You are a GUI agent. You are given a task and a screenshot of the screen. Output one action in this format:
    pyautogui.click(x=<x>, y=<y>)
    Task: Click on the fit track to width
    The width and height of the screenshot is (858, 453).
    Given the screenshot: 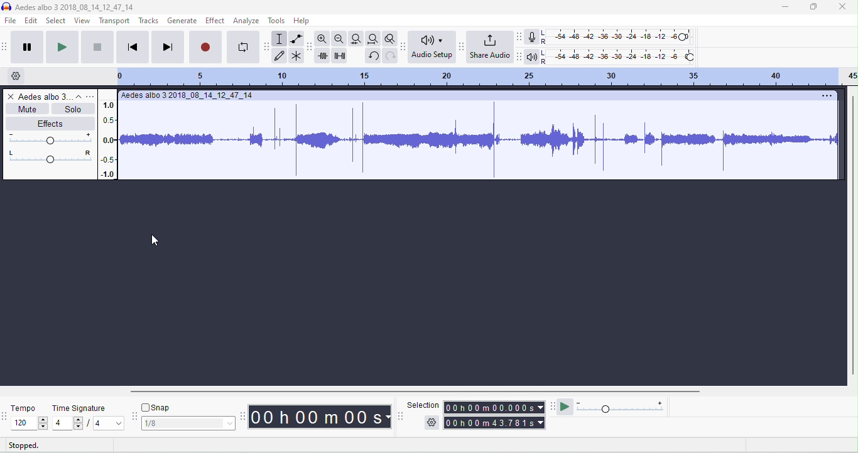 What is the action you would take?
    pyautogui.click(x=356, y=38)
    